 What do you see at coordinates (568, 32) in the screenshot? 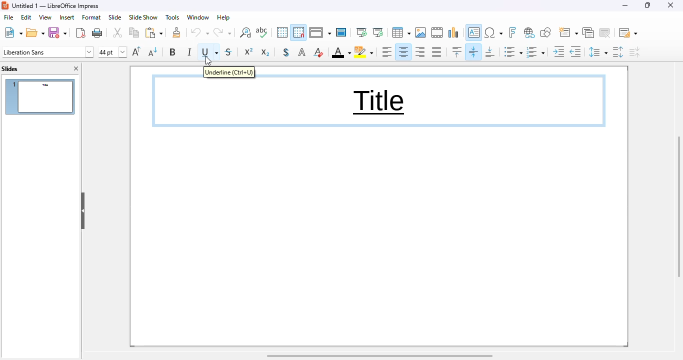
I see `new slide` at bounding box center [568, 32].